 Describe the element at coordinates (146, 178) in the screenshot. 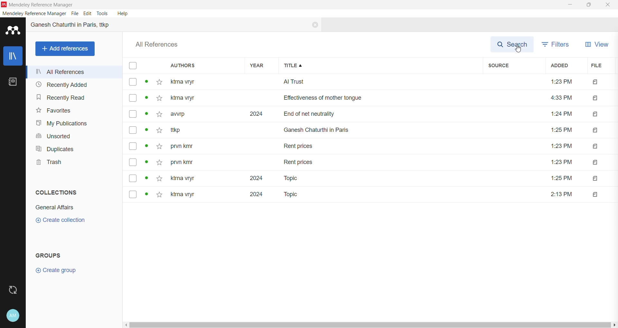

I see `view status` at that location.